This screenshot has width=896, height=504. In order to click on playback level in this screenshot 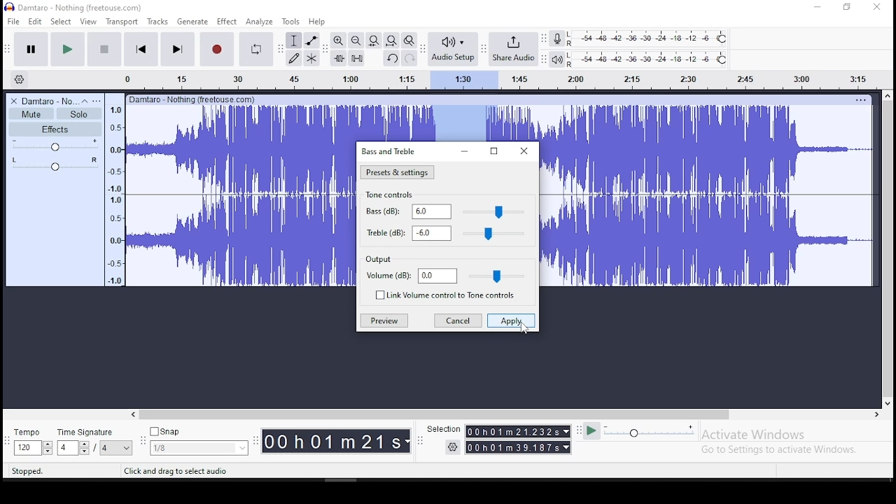, I will do `click(648, 59)`.